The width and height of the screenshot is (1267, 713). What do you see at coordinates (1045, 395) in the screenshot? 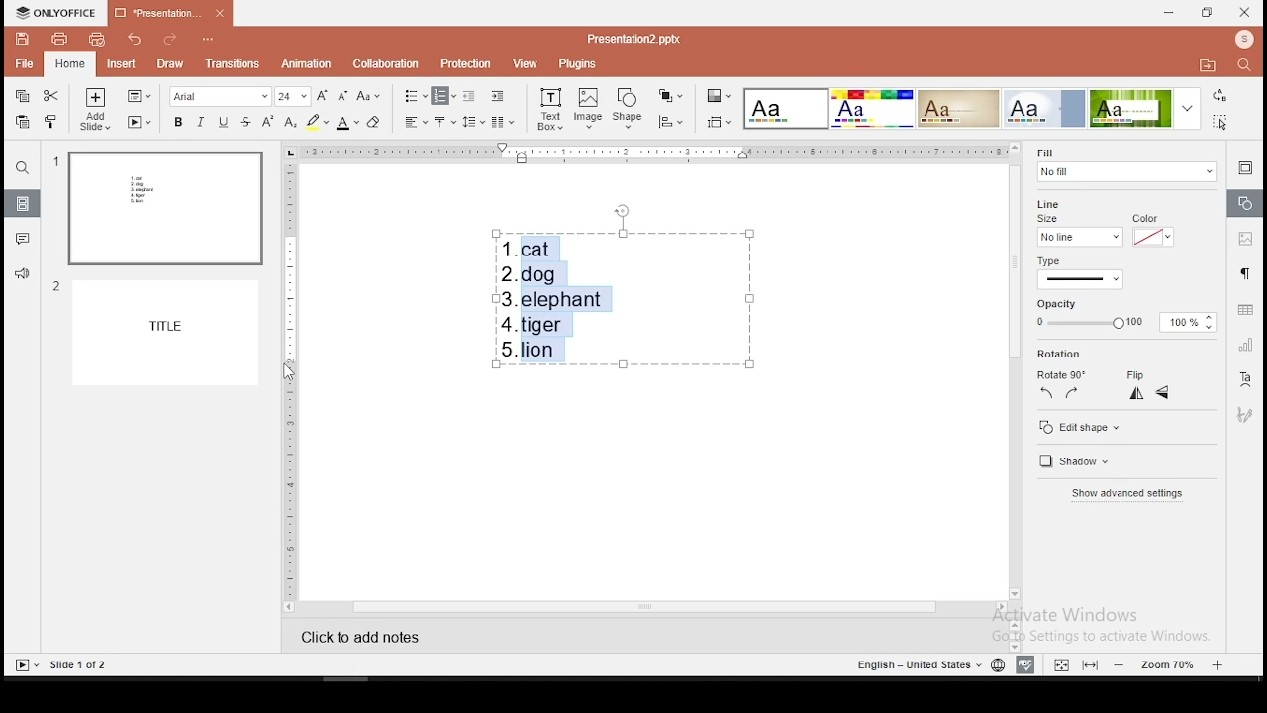
I see `left` at bounding box center [1045, 395].